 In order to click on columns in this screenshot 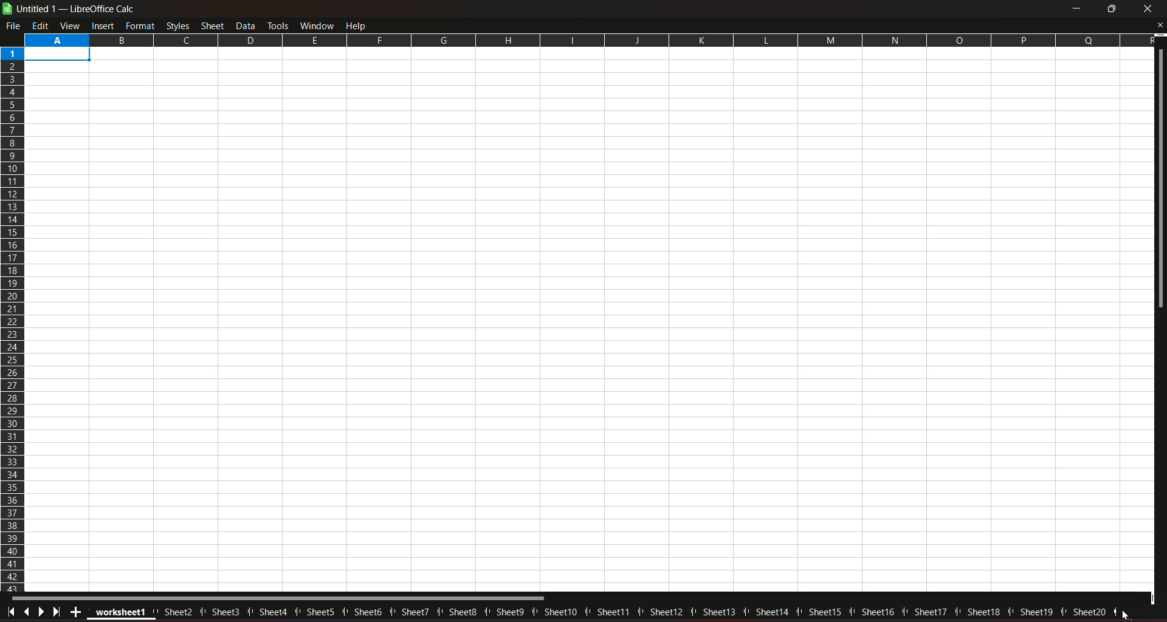, I will do `click(587, 39)`.